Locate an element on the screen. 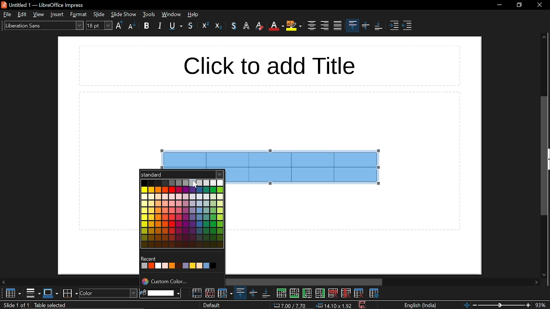 The image size is (550, 309). Click to add Title is located at coordinates (269, 67).